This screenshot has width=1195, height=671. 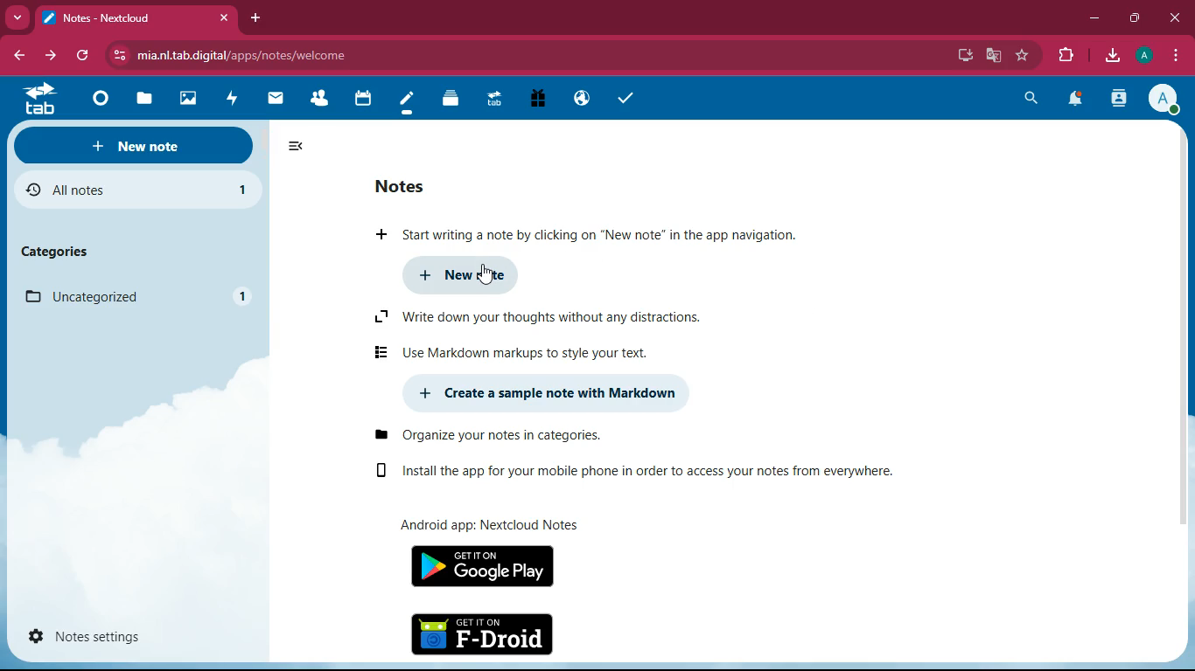 What do you see at coordinates (624, 97) in the screenshot?
I see `check` at bounding box center [624, 97].